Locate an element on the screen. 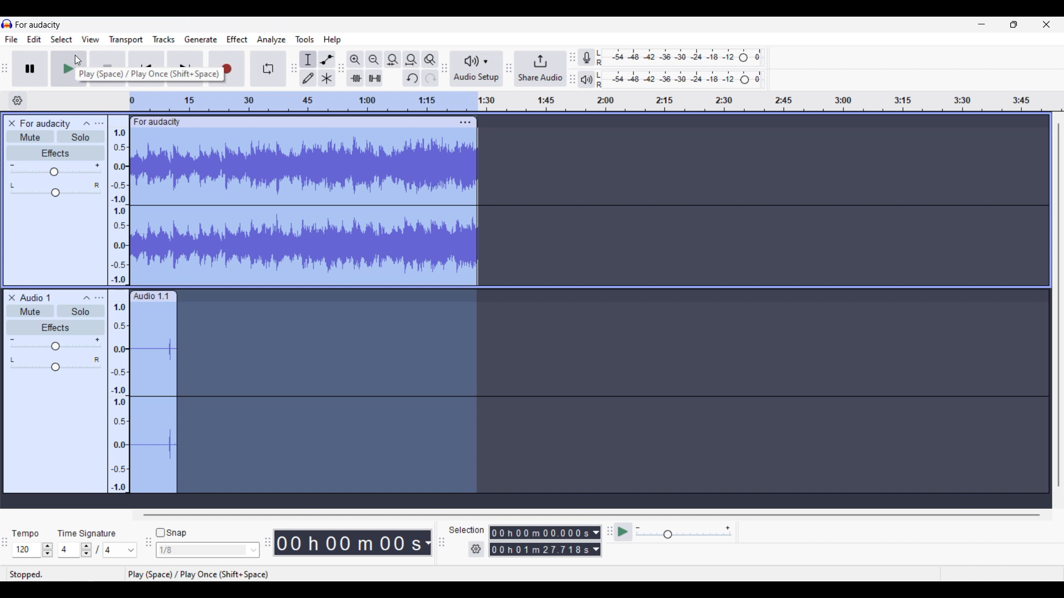 This screenshot has height=598, width=1064. collapse is located at coordinates (86, 298).